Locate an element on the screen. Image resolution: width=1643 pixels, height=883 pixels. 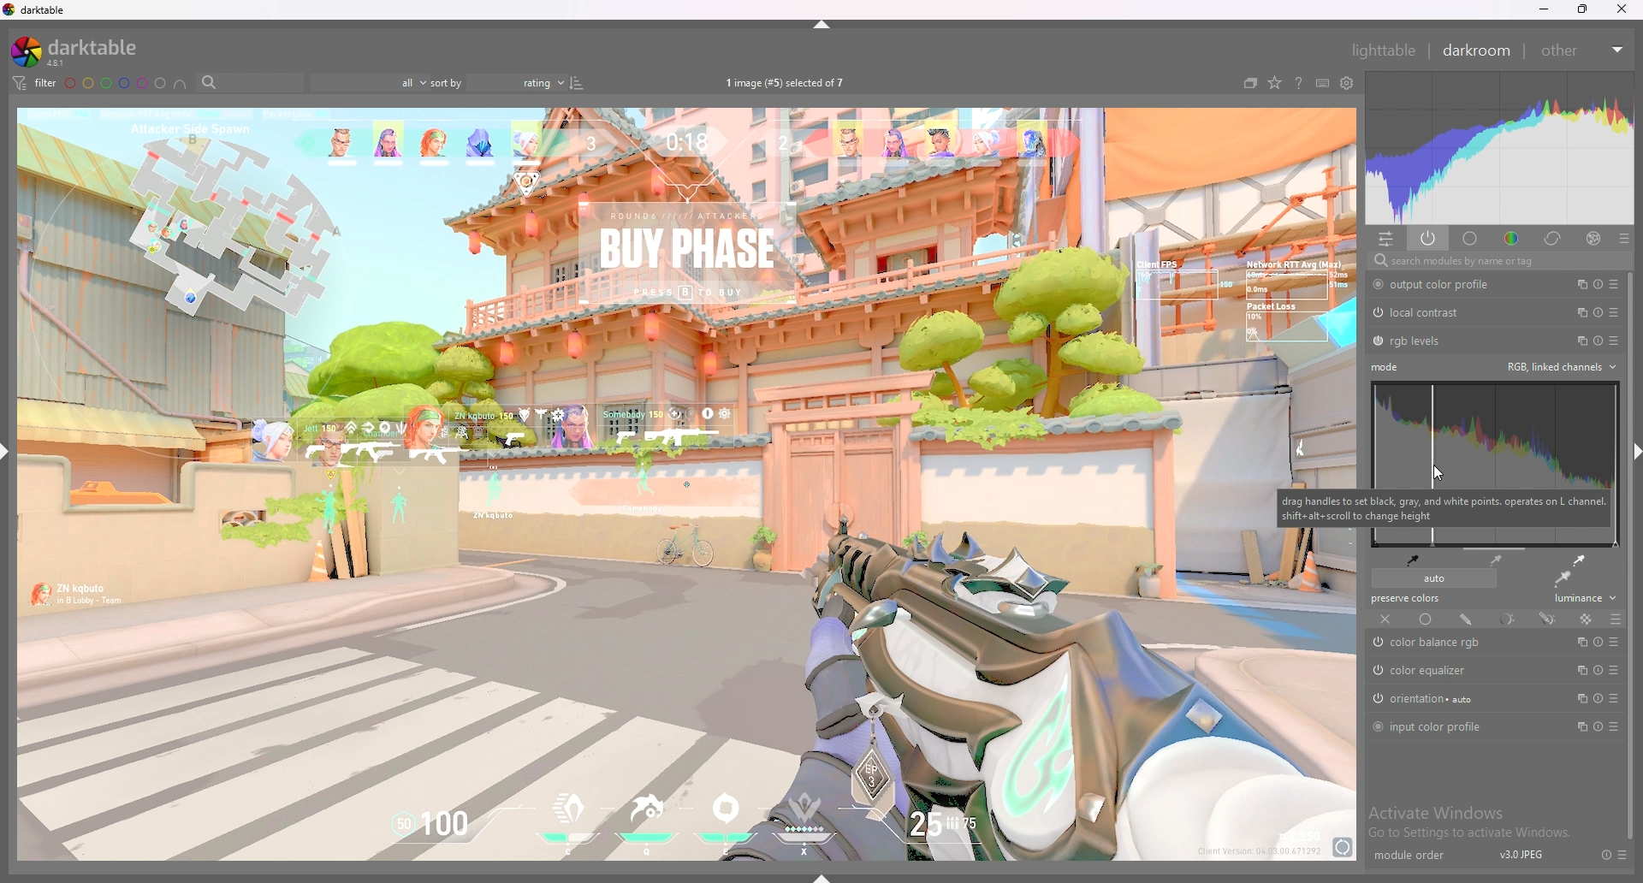
darkroom is located at coordinates (1477, 50).